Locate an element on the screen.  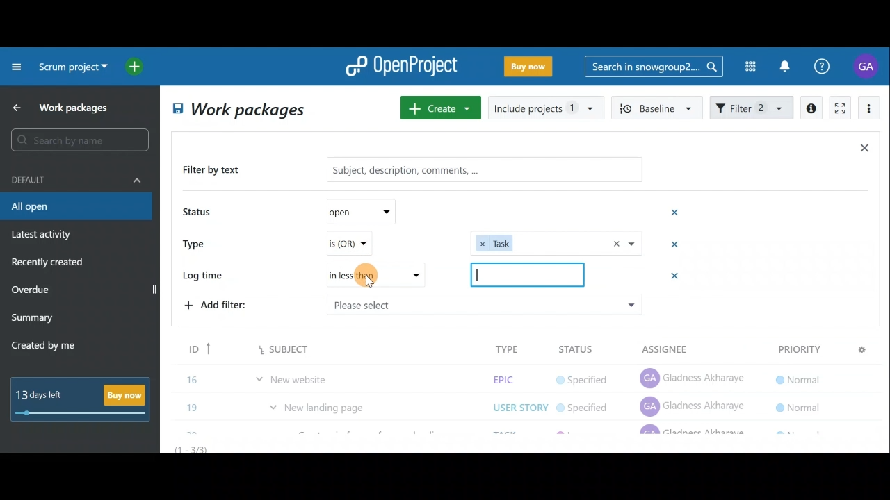
More actions is located at coordinates (869, 110).